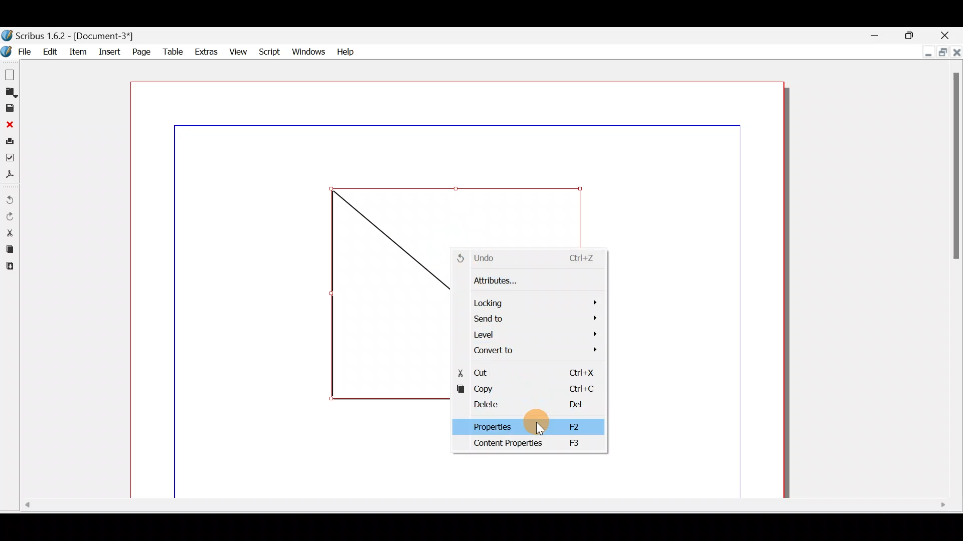 Image resolution: width=963 pixels, height=541 pixels. I want to click on Save as PDF, so click(11, 174).